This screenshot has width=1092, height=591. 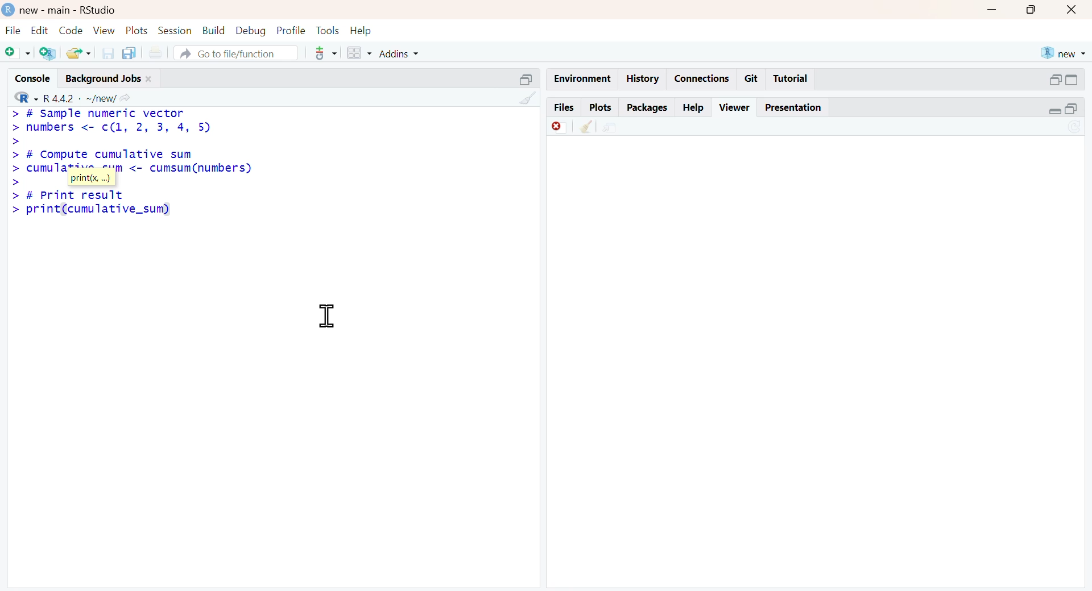 What do you see at coordinates (1071, 109) in the screenshot?
I see `open in separate window` at bounding box center [1071, 109].